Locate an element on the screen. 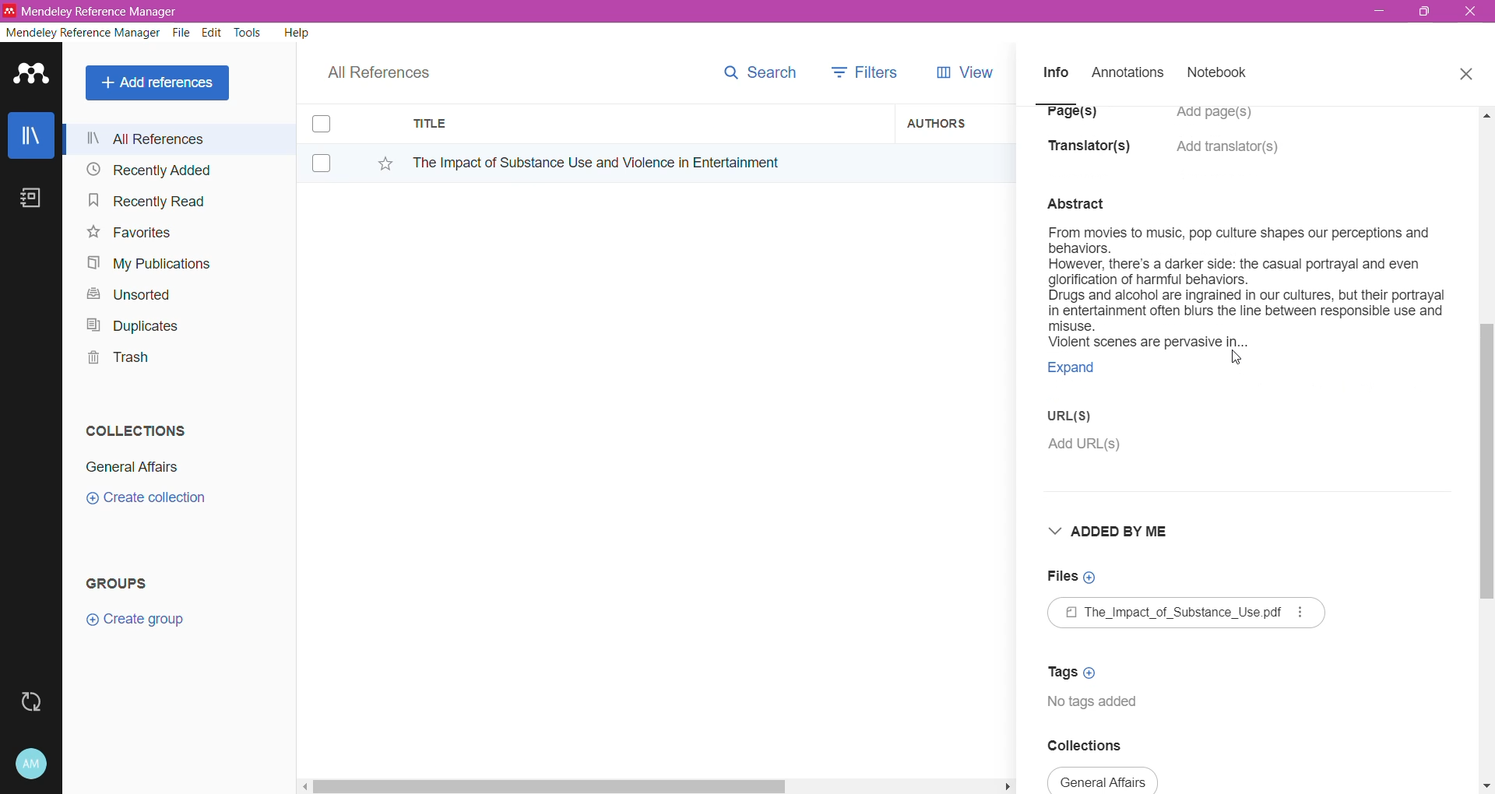 Image resolution: width=1495 pixels, height=794 pixels. Collection Name is located at coordinates (129, 467).